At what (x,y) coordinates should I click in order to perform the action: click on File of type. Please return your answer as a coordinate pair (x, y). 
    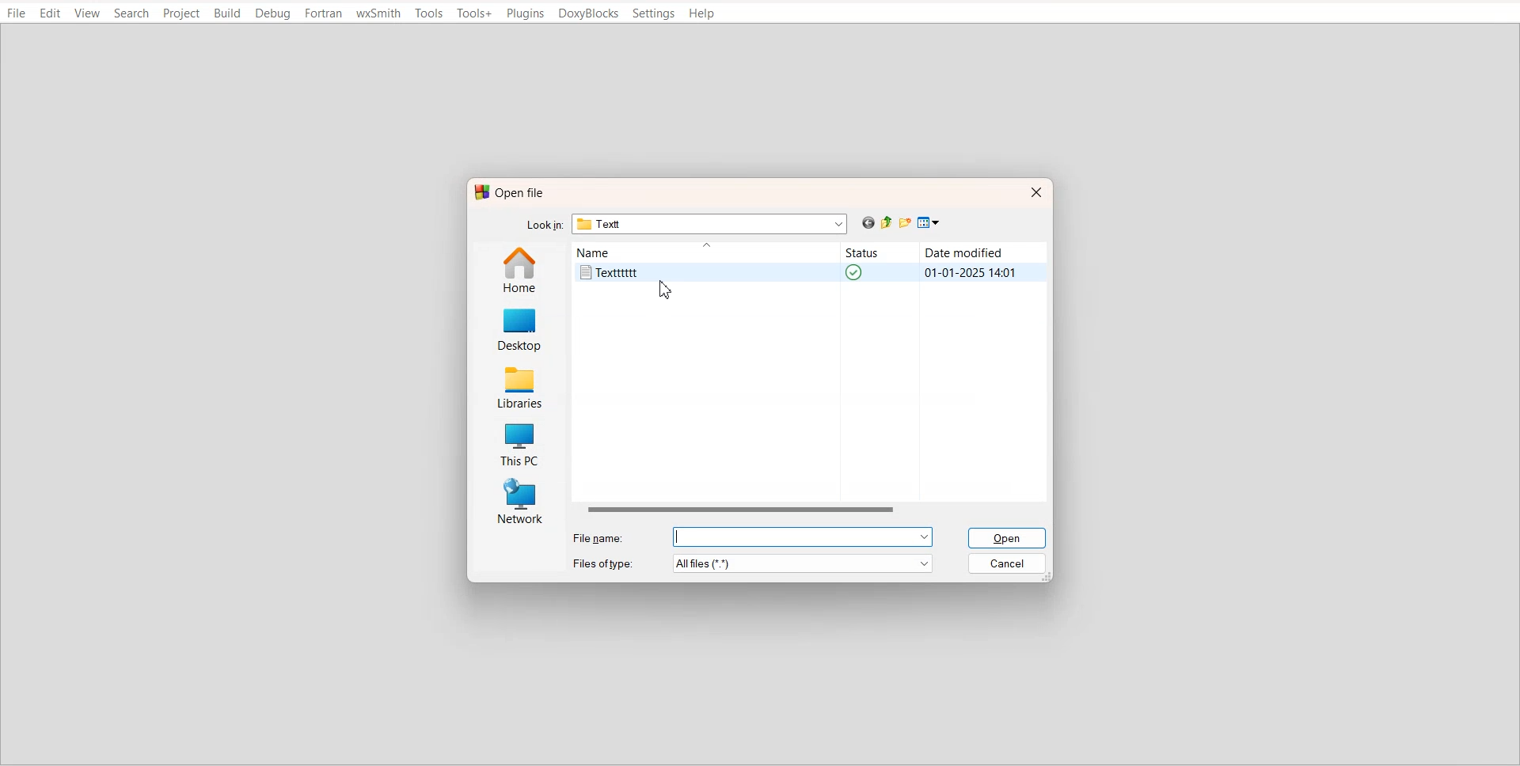
    Looking at the image, I should click on (752, 563).